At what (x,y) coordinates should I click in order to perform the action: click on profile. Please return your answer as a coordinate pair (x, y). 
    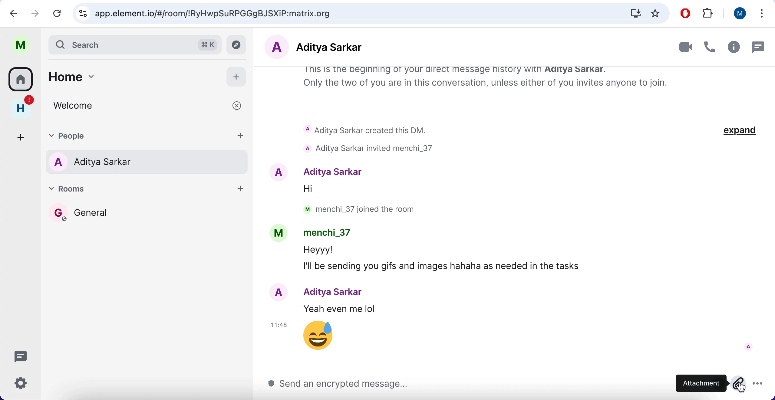
    Looking at the image, I should click on (23, 43).